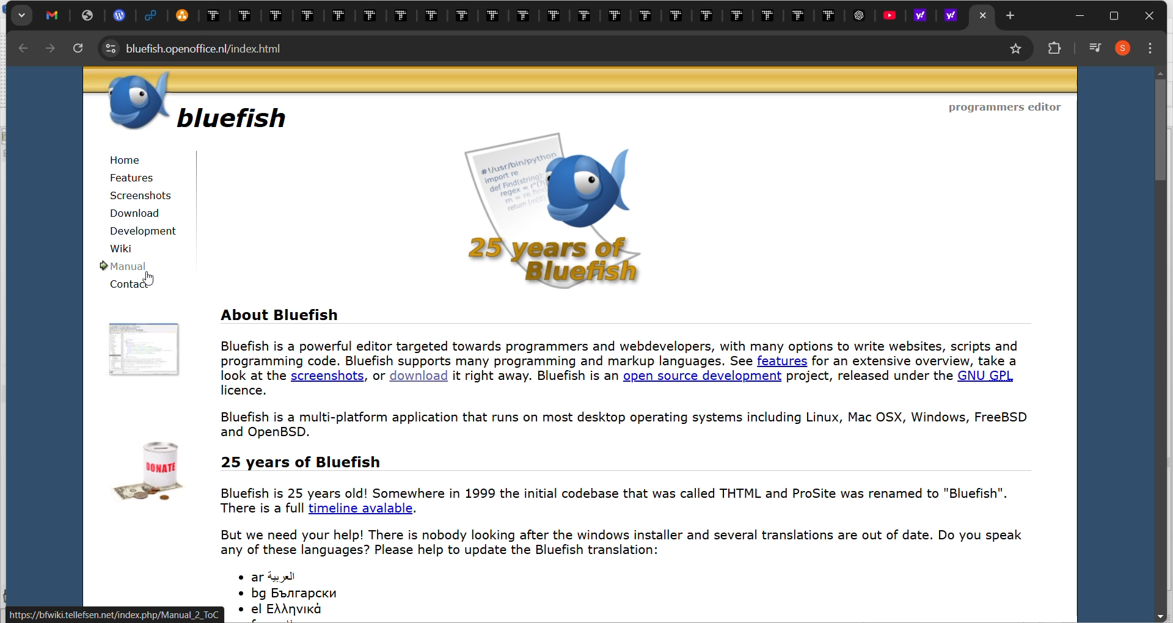 This screenshot has height=623, width=1173. What do you see at coordinates (982, 16) in the screenshot?
I see `current tab` at bounding box center [982, 16].